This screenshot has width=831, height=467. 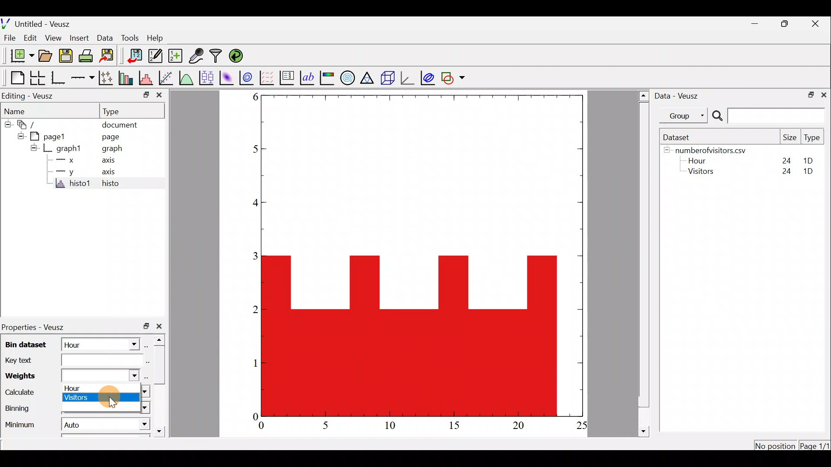 What do you see at coordinates (32, 149) in the screenshot?
I see `hide sub menu` at bounding box center [32, 149].